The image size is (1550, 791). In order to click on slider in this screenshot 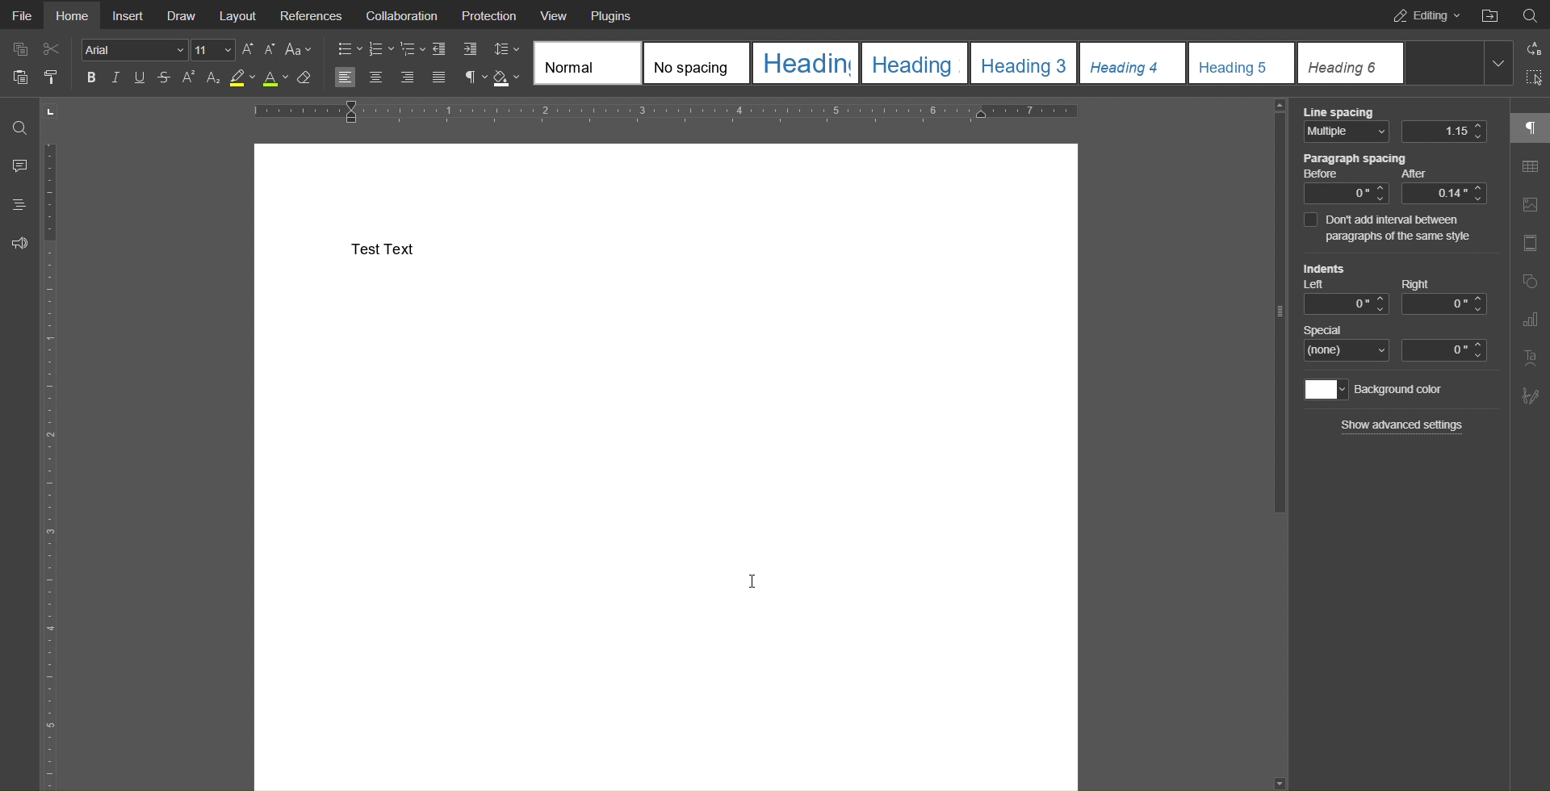, I will do `click(1275, 318)`.